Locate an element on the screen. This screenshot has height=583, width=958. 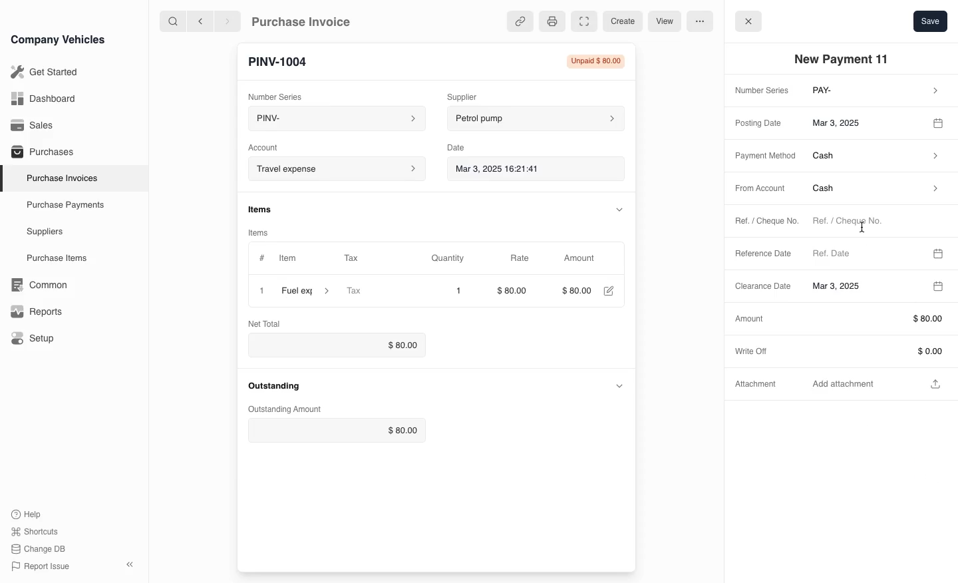
Shortcuts is located at coordinates (35, 532).